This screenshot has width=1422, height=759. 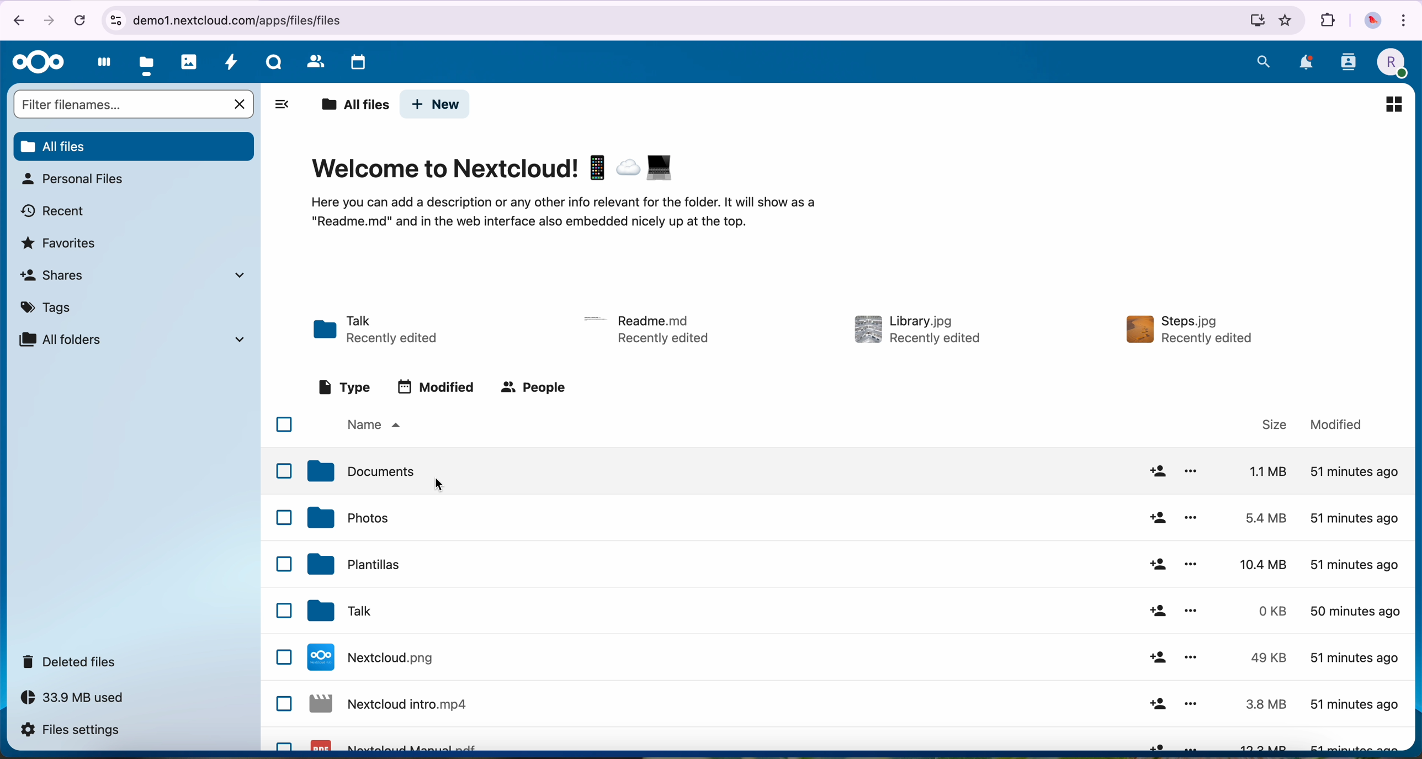 What do you see at coordinates (1335, 424) in the screenshot?
I see `modified` at bounding box center [1335, 424].